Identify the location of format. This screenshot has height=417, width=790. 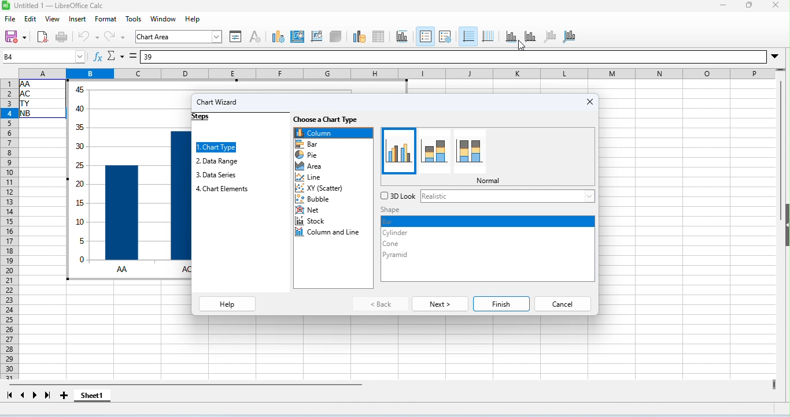
(105, 20).